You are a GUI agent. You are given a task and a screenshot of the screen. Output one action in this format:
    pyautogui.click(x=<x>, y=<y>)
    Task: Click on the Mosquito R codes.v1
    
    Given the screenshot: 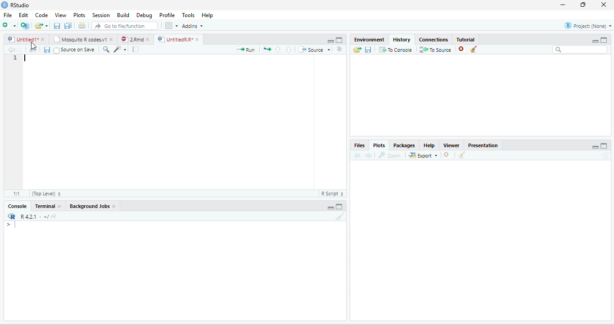 What is the action you would take?
    pyautogui.click(x=79, y=39)
    